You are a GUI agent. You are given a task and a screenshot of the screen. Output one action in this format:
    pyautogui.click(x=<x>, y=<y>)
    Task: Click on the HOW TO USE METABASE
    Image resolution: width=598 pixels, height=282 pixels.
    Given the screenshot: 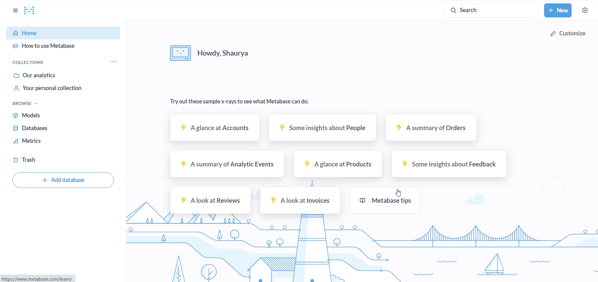 What is the action you would take?
    pyautogui.click(x=66, y=46)
    